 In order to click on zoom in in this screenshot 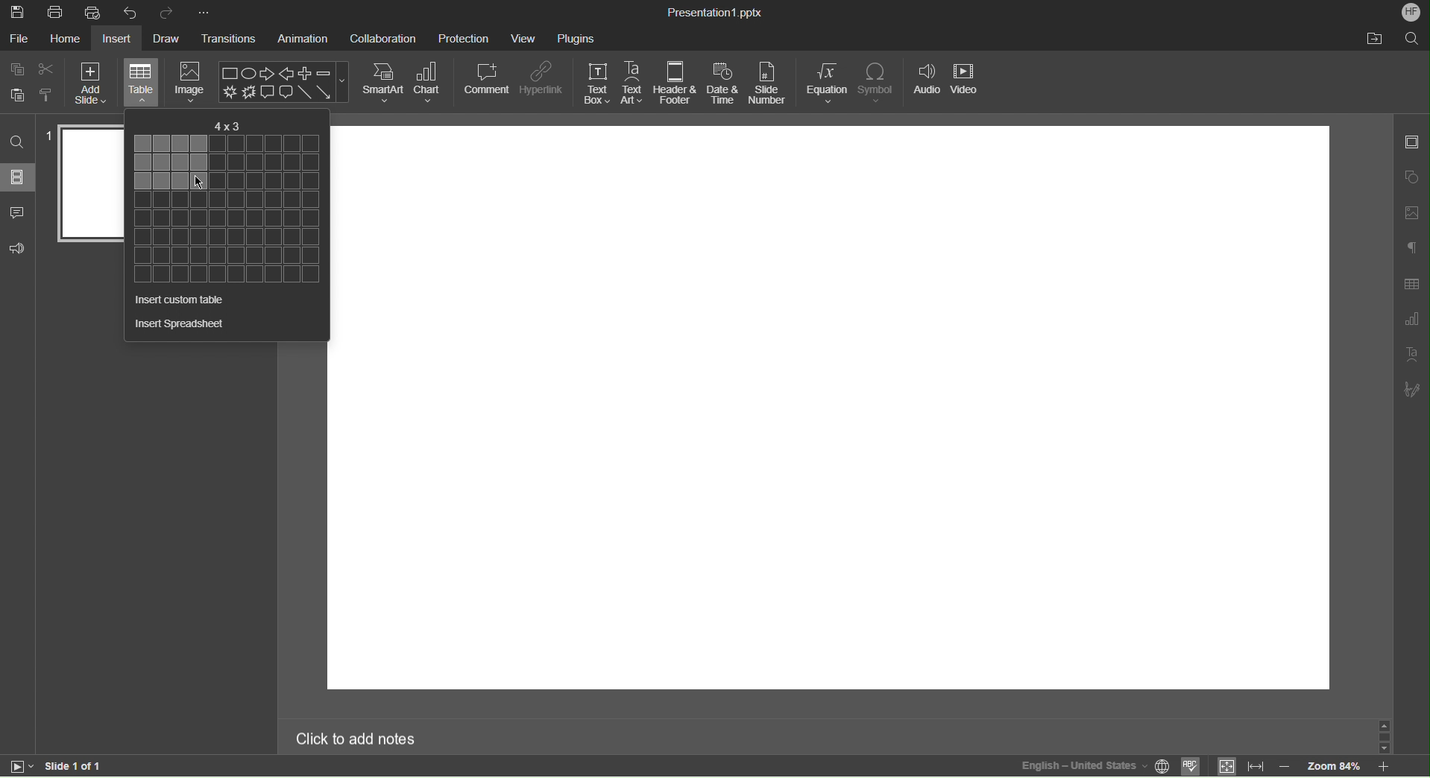, I will do `click(1382, 767)`.